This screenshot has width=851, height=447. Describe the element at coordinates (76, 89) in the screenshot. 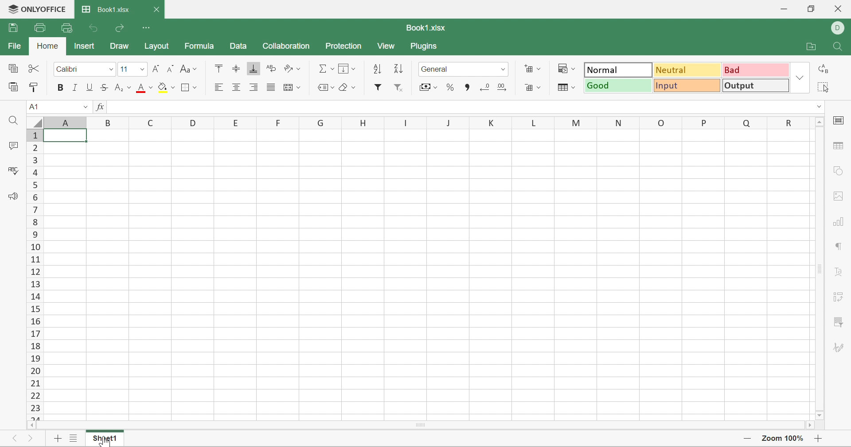

I see `Italic` at that location.